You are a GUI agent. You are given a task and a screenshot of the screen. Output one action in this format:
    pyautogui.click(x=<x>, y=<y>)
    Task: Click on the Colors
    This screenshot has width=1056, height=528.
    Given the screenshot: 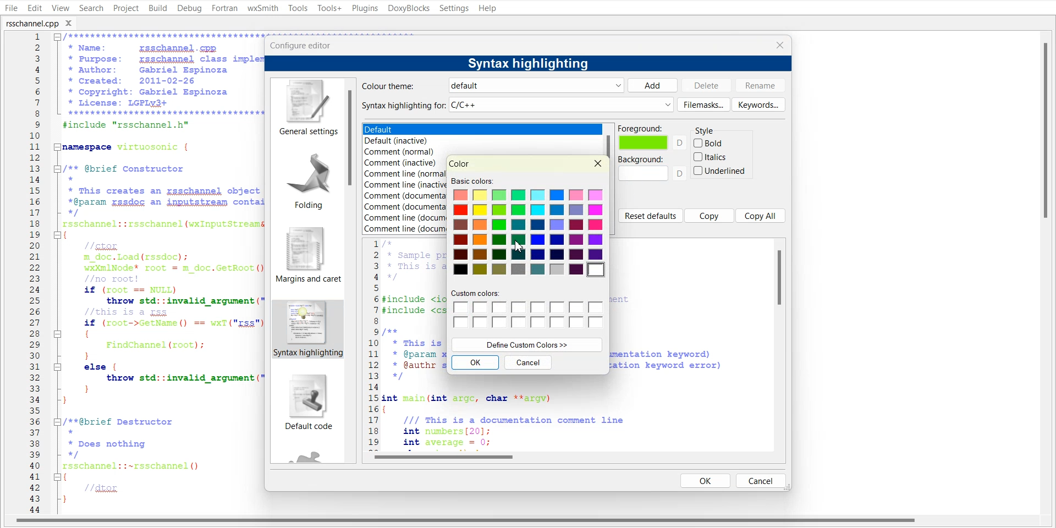 What is the action you would take?
    pyautogui.click(x=530, y=233)
    